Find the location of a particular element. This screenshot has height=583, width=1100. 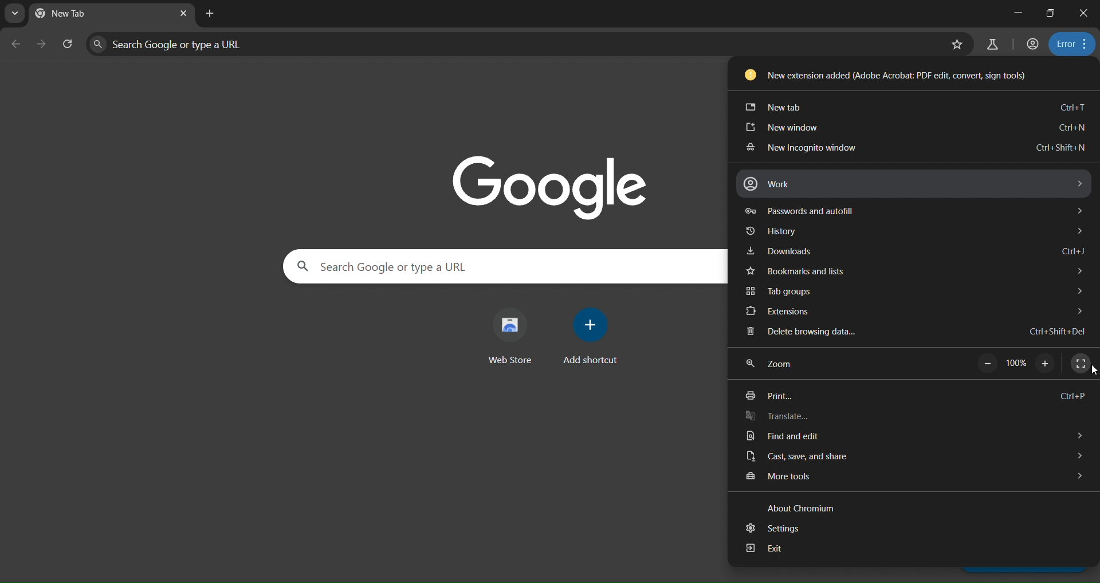

reload page is located at coordinates (65, 43).